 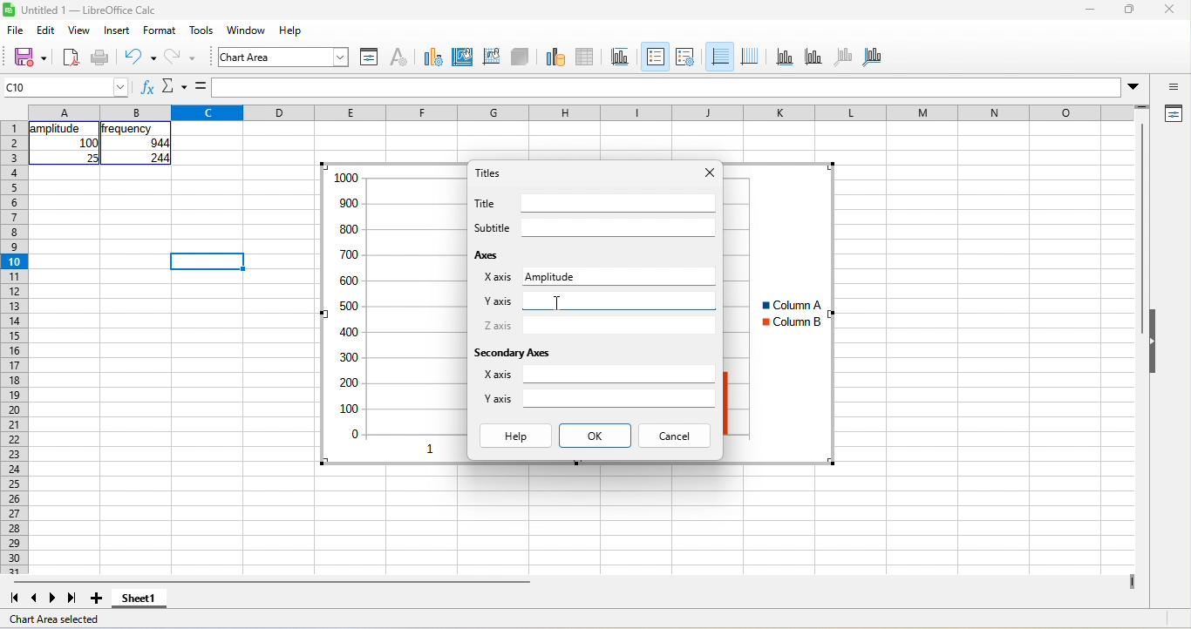 What do you see at coordinates (90, 10) in the screenshot?
I see `Untitled 1 — LibreOffice Calc` at bounding box center [90, 10].